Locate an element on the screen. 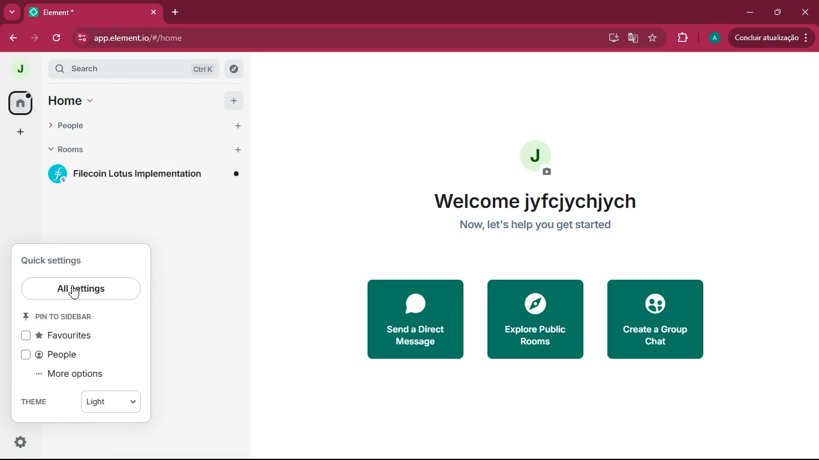  desktop is located at coordinates (611, 38).